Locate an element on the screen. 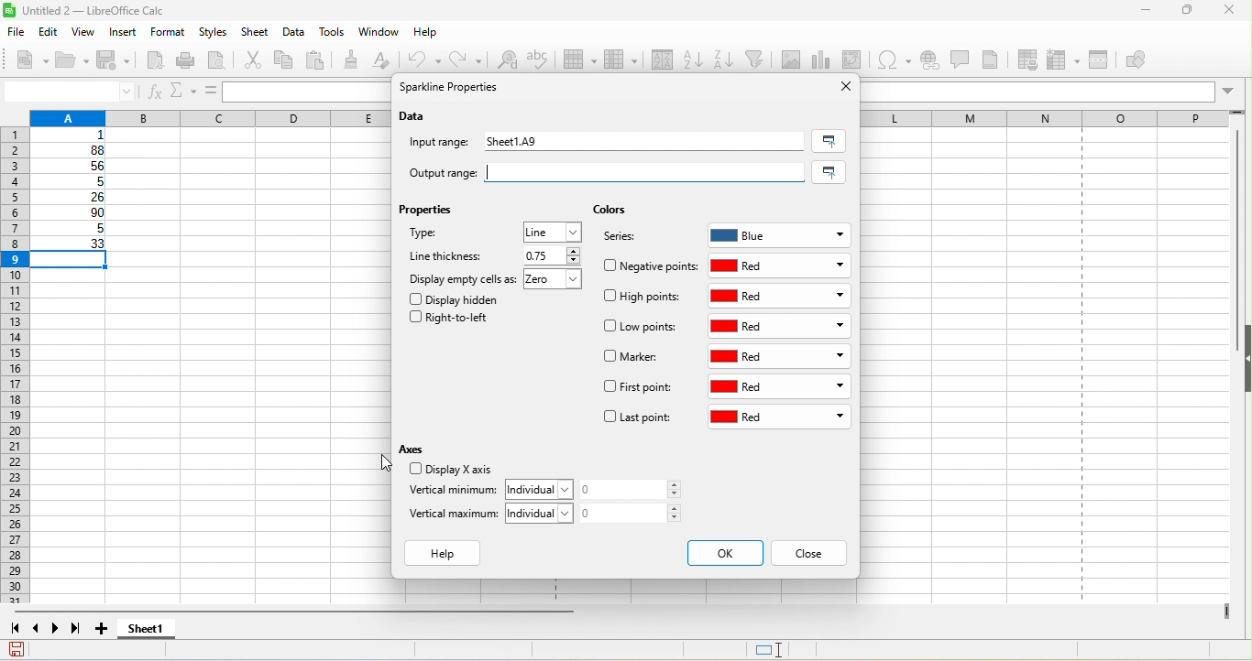 This screenshot has height=661, width=1252. last point is located at coordinates (637, 419).